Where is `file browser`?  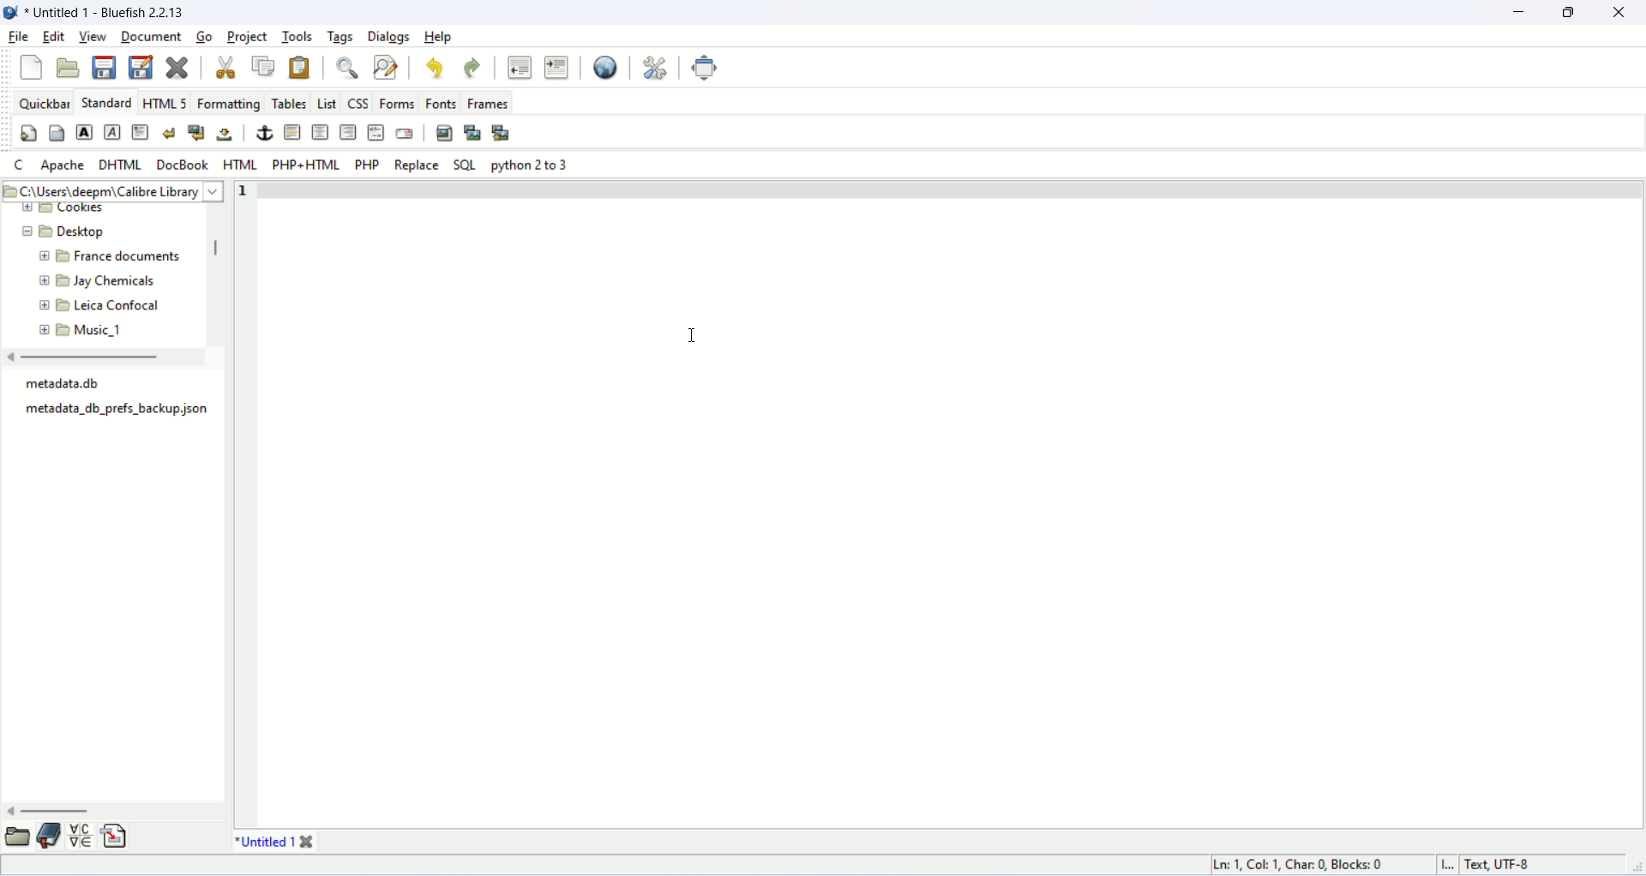 file browser is located at coordinates (17, 837).